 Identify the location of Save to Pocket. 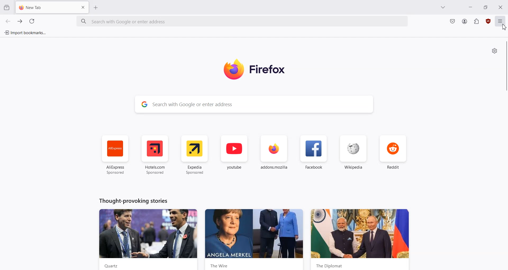
(452, 21).